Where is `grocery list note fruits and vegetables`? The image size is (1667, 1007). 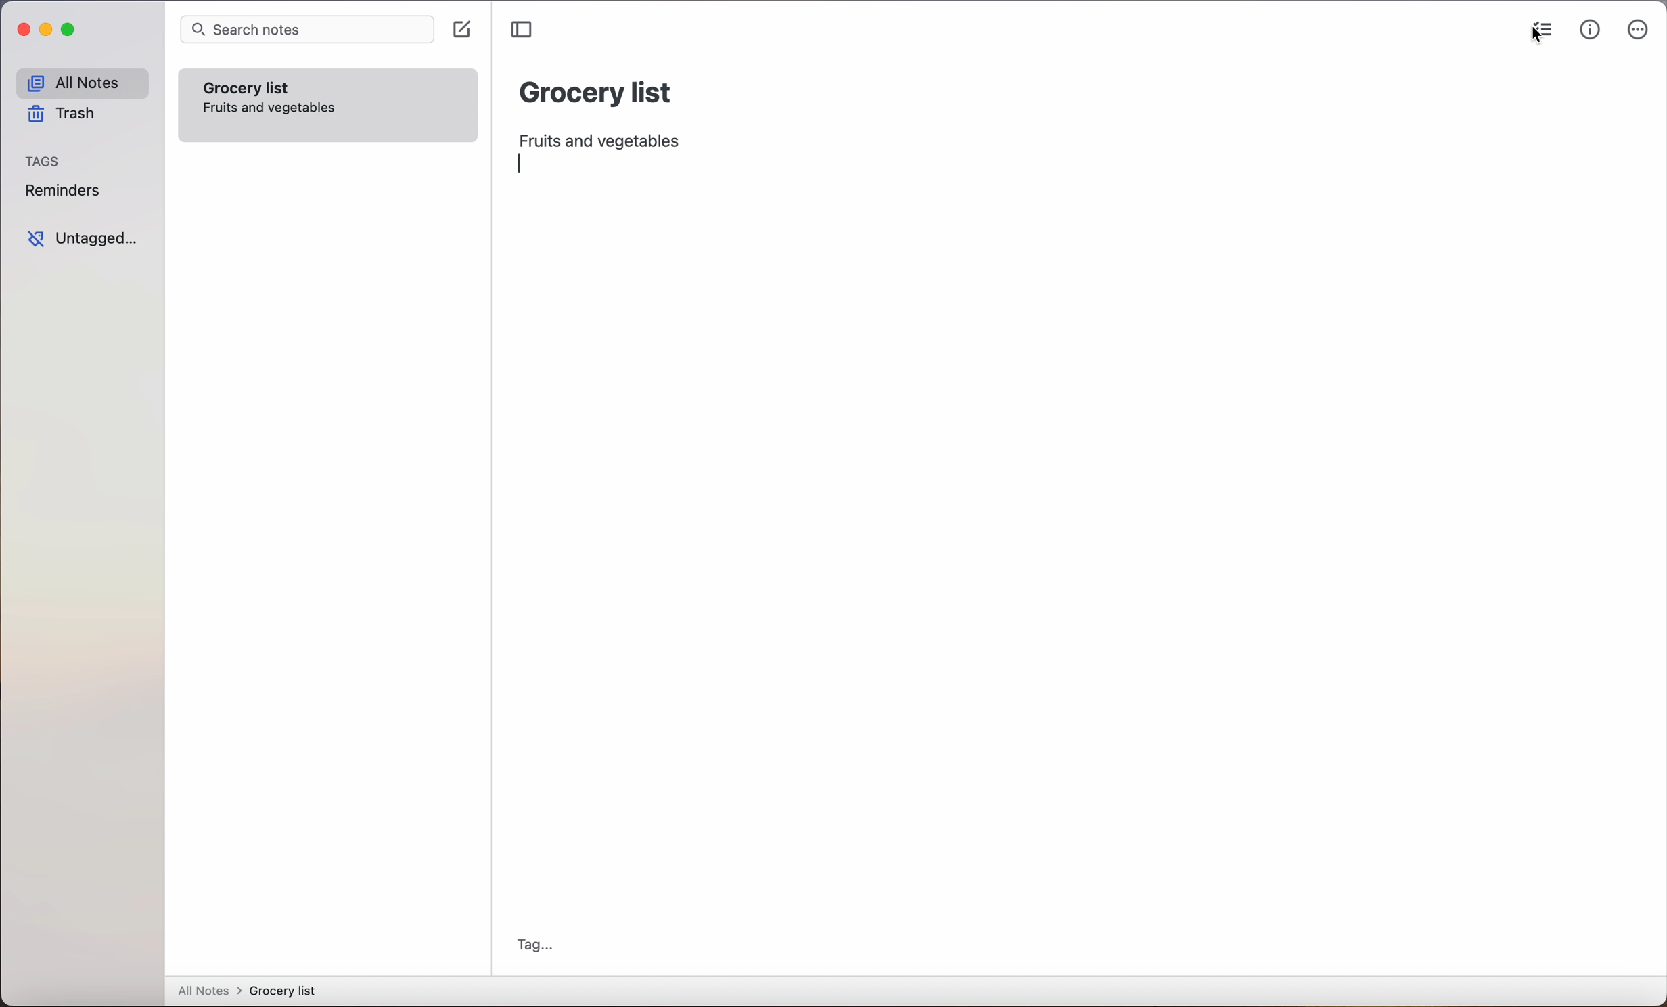 grocery list note fruits and vegetables is located at coordinates (271, 95).